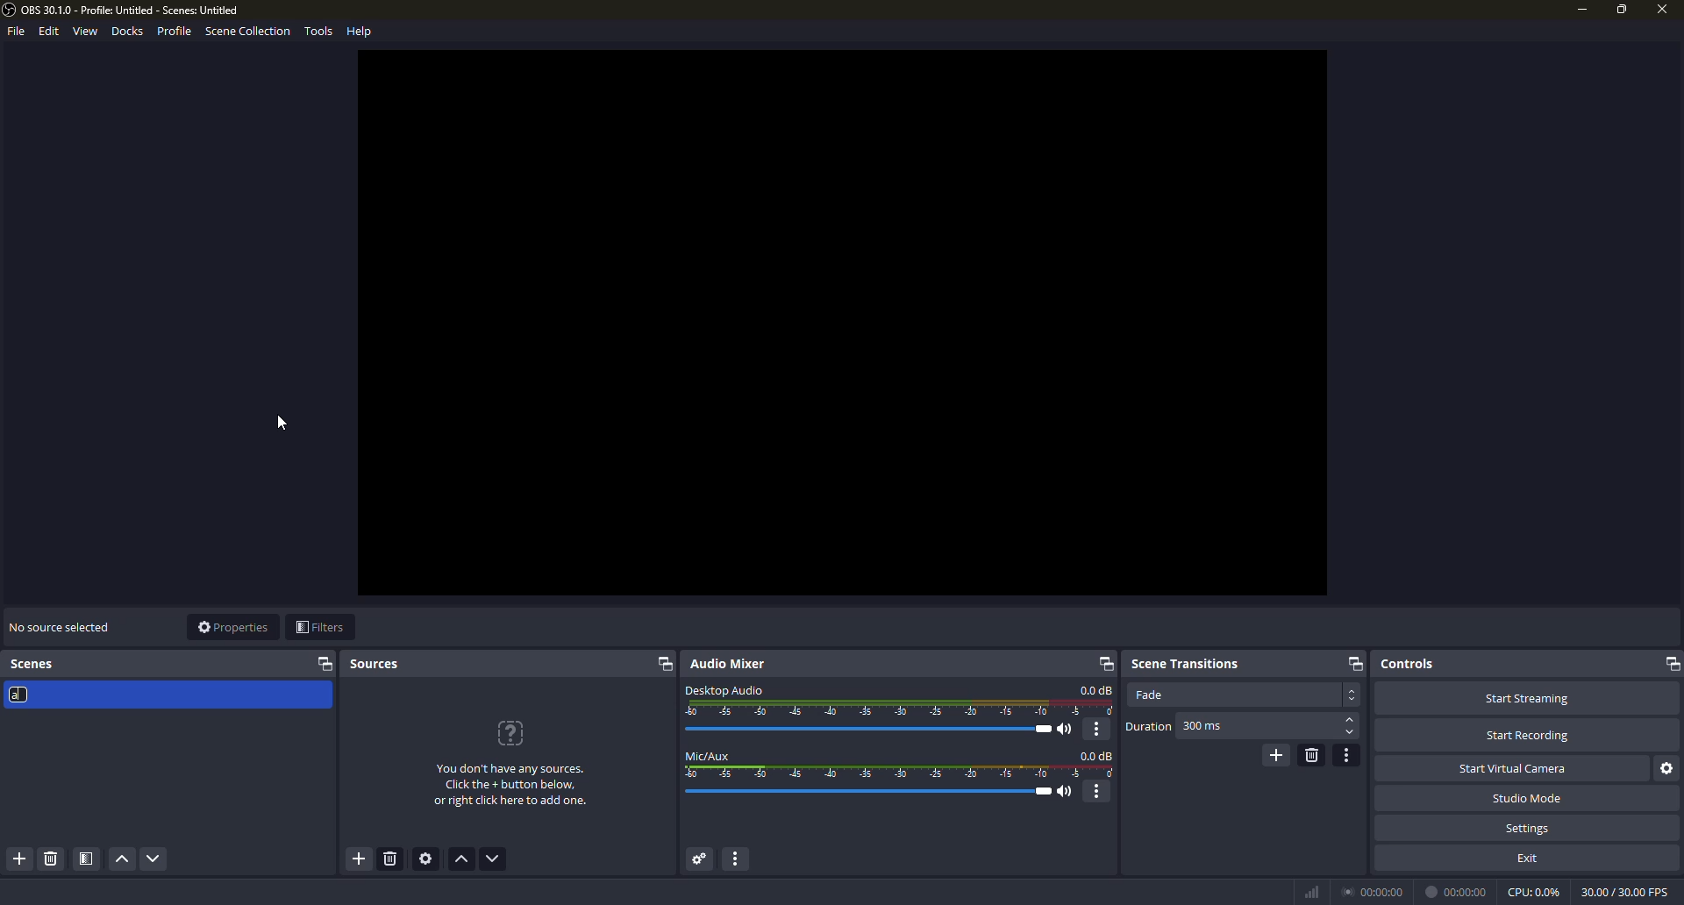 The image size is (1684, 905). What do you see at coordinates (247, 33) in the screenshot?
I see `scene collection` at bounding box center [247, 33].